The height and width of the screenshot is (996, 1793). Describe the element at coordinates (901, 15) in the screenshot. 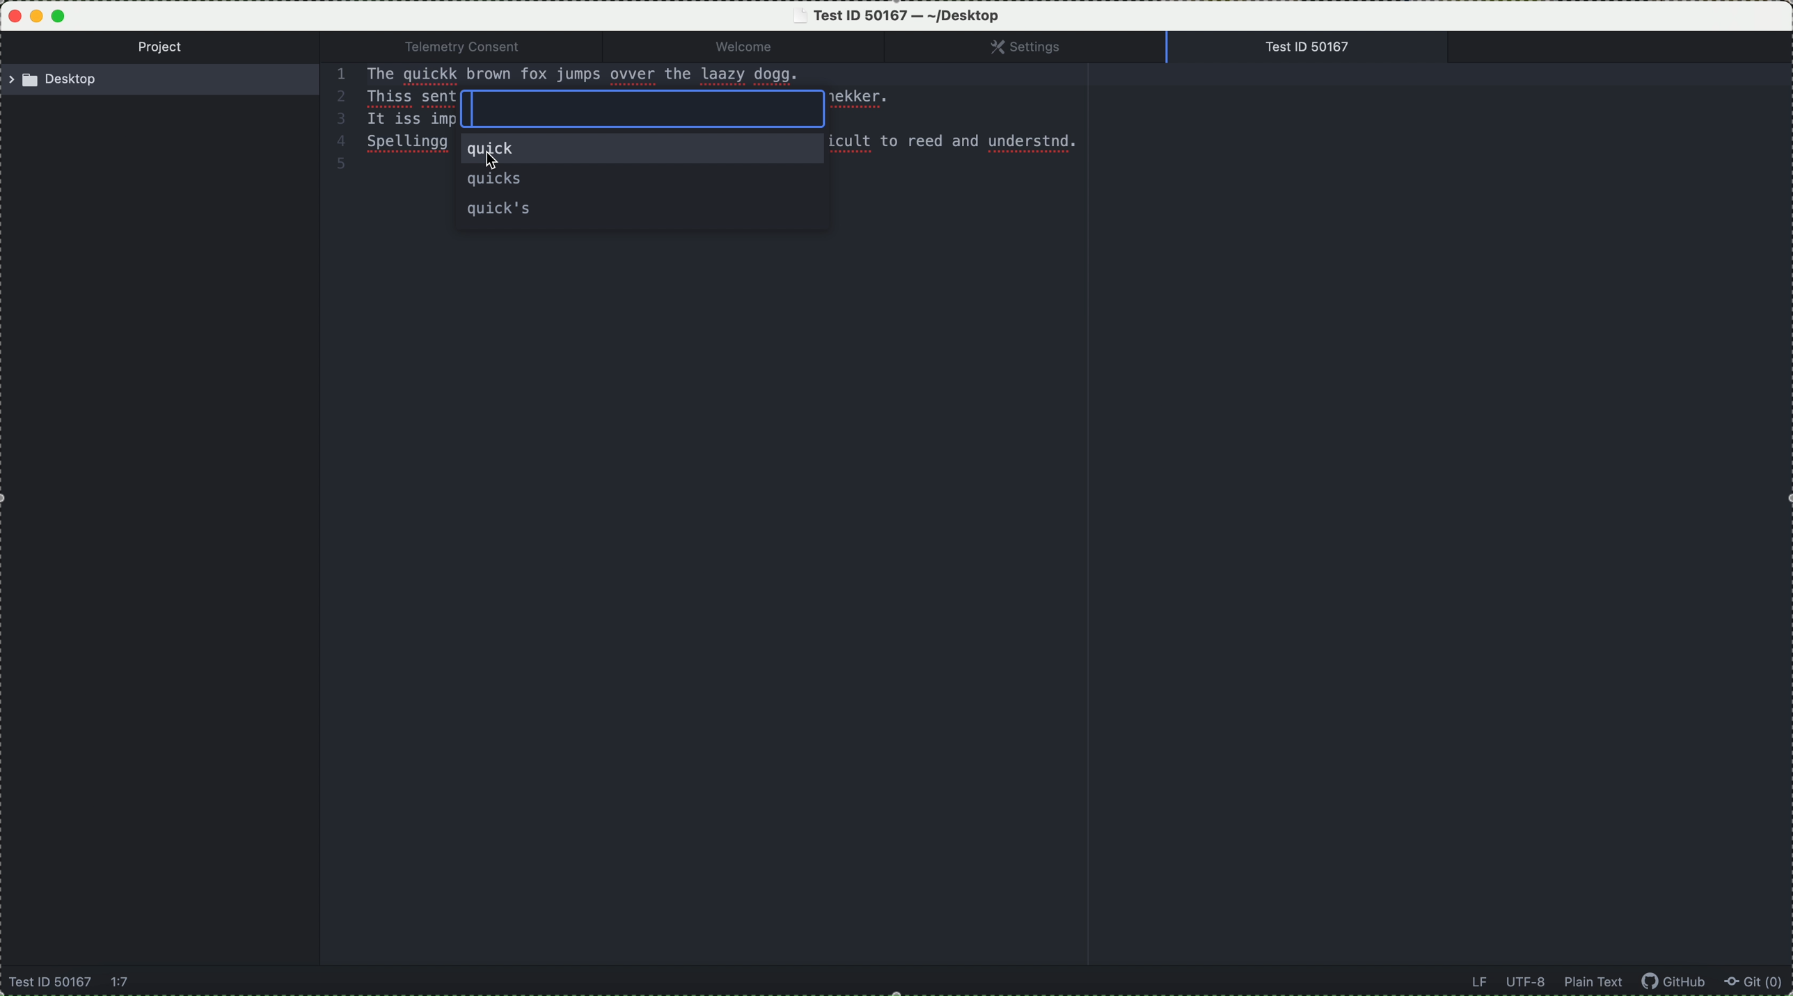

I see `file name` at that location.